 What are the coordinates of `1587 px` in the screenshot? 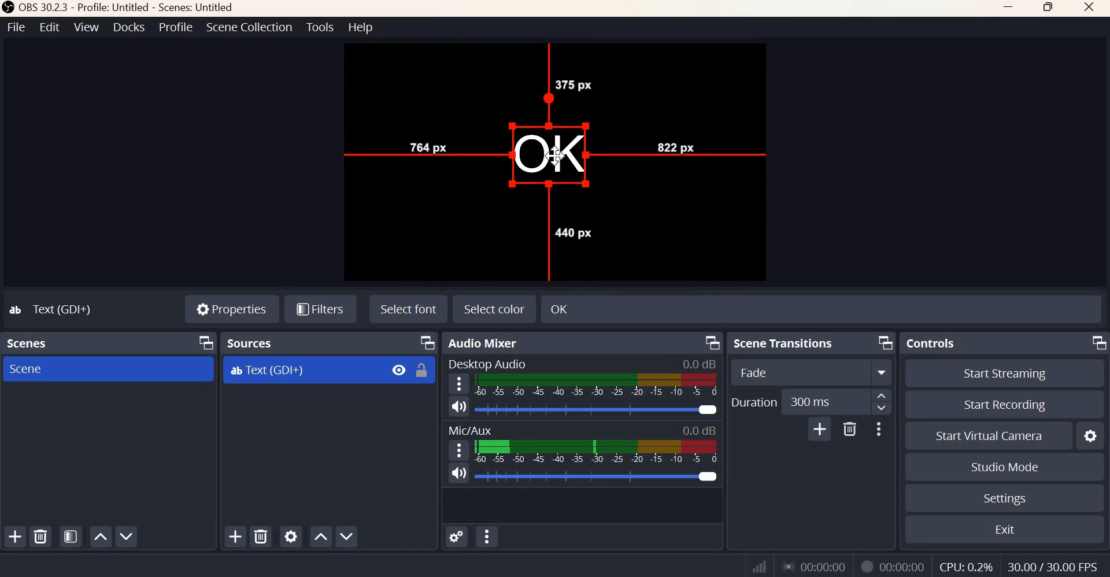 It's located at (591, 61).